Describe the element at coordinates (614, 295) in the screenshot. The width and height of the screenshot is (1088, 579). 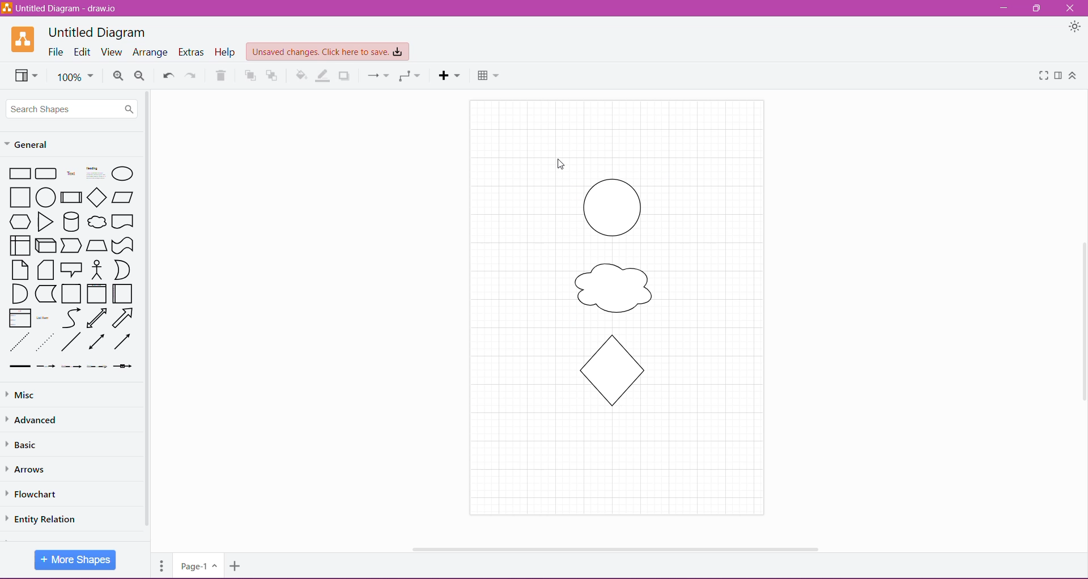
I see `Grouped Shapes` at that location.